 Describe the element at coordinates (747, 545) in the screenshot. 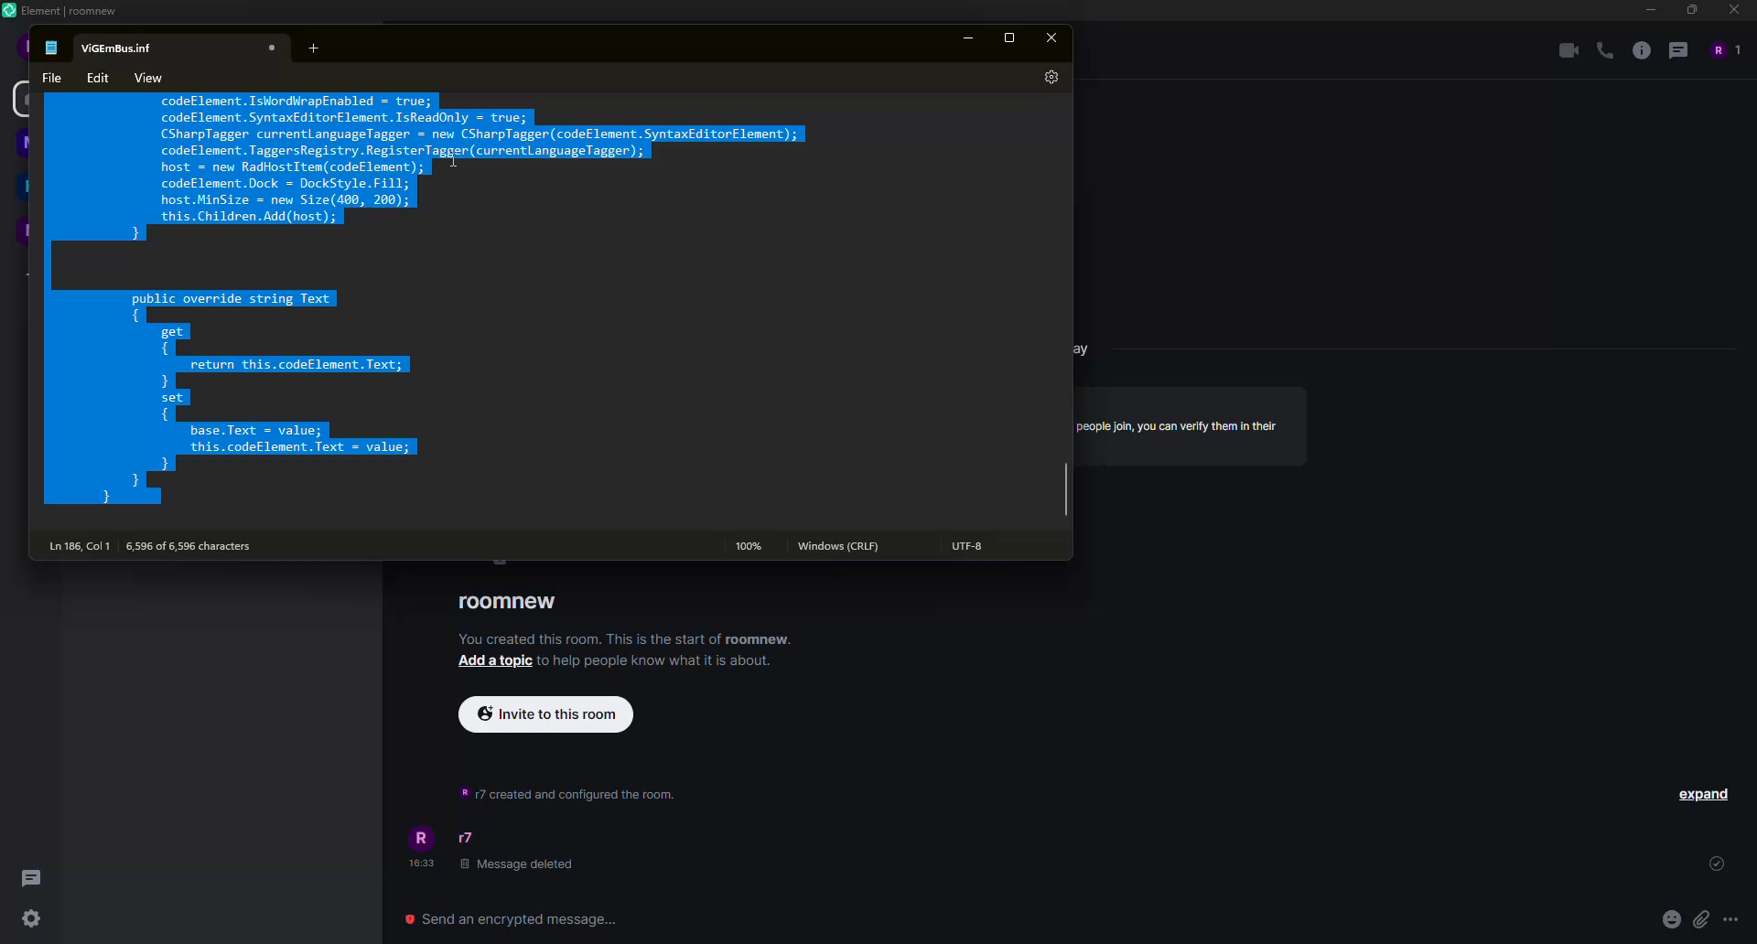

I see `100` at that location.